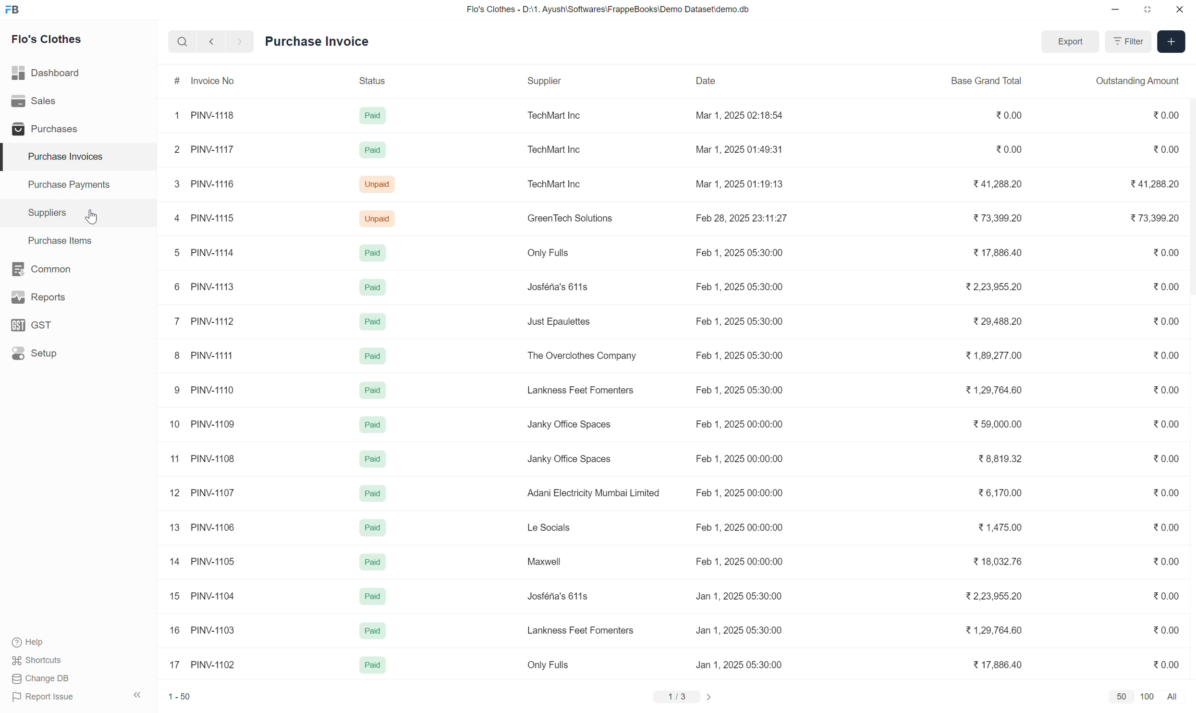 The image size is (1196, 713). What do you see at coordinates (57, 240) in the screenshot?
I see `Purchase Items` at bounding box center [57, 240].